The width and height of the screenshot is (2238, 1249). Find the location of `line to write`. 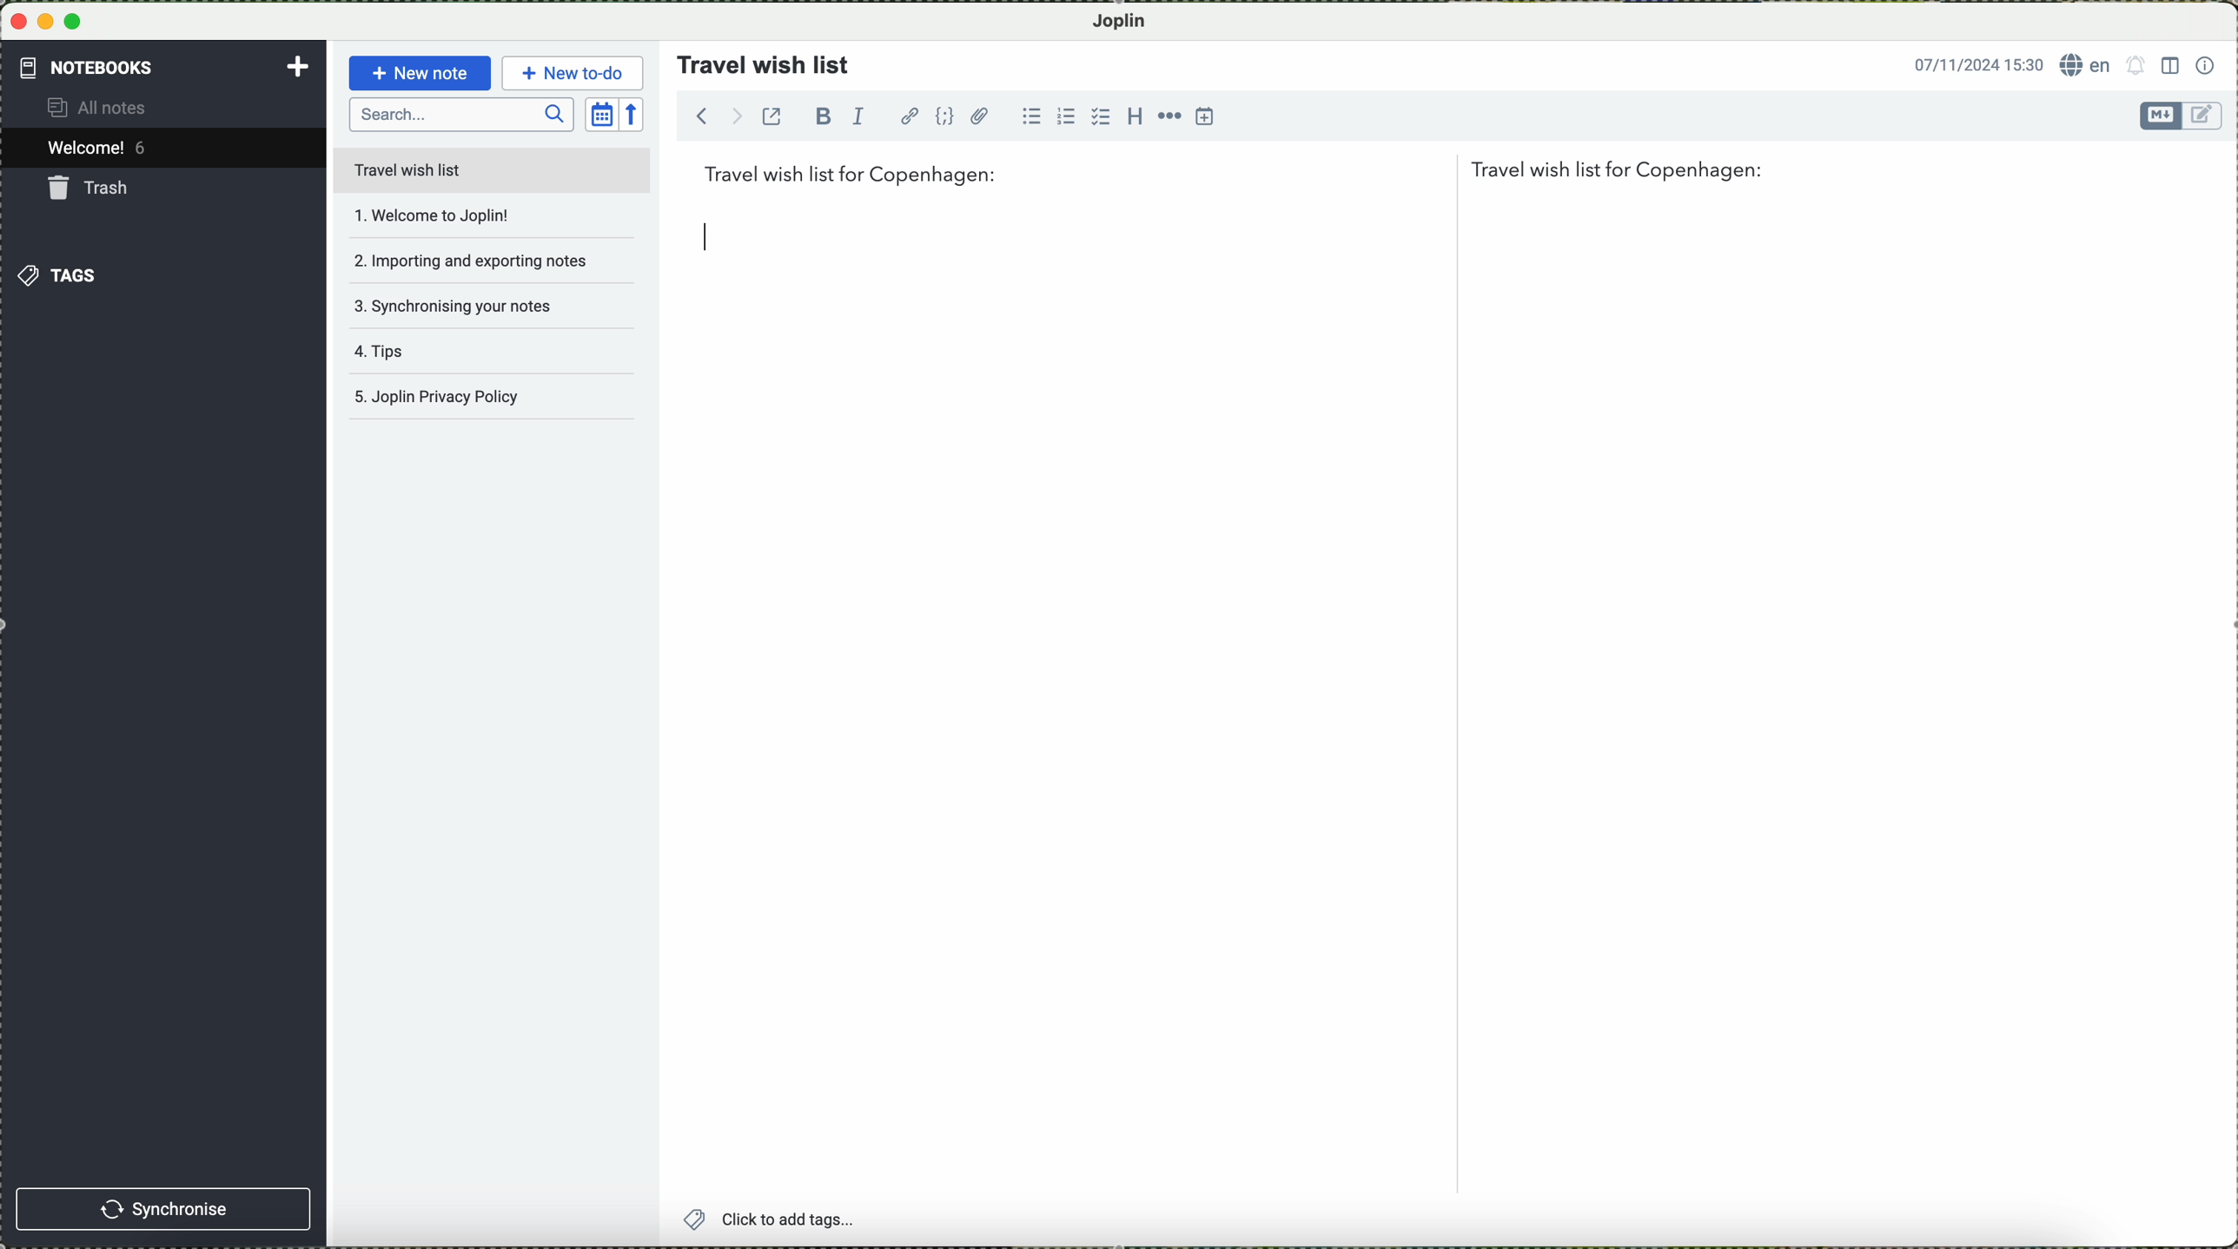

line to write is located at coordinates (705, 240).